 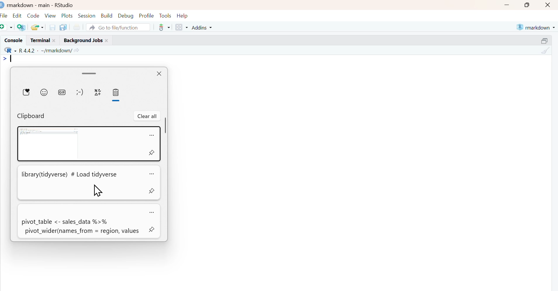 I want to click on new file, so click(x=7, y=27).